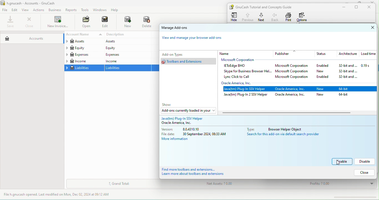 The width and height of the screenshot is (379, 200). Describe the element at coordinates (181, 28) in the screenshot. I see `manage add ons ` at that location.